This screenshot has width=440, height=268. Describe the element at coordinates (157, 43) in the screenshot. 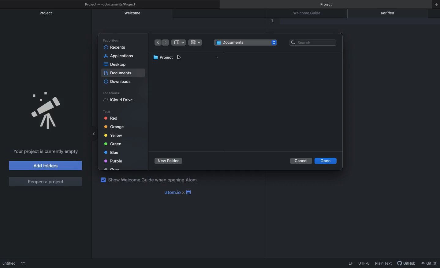

I see `Back` at that location.